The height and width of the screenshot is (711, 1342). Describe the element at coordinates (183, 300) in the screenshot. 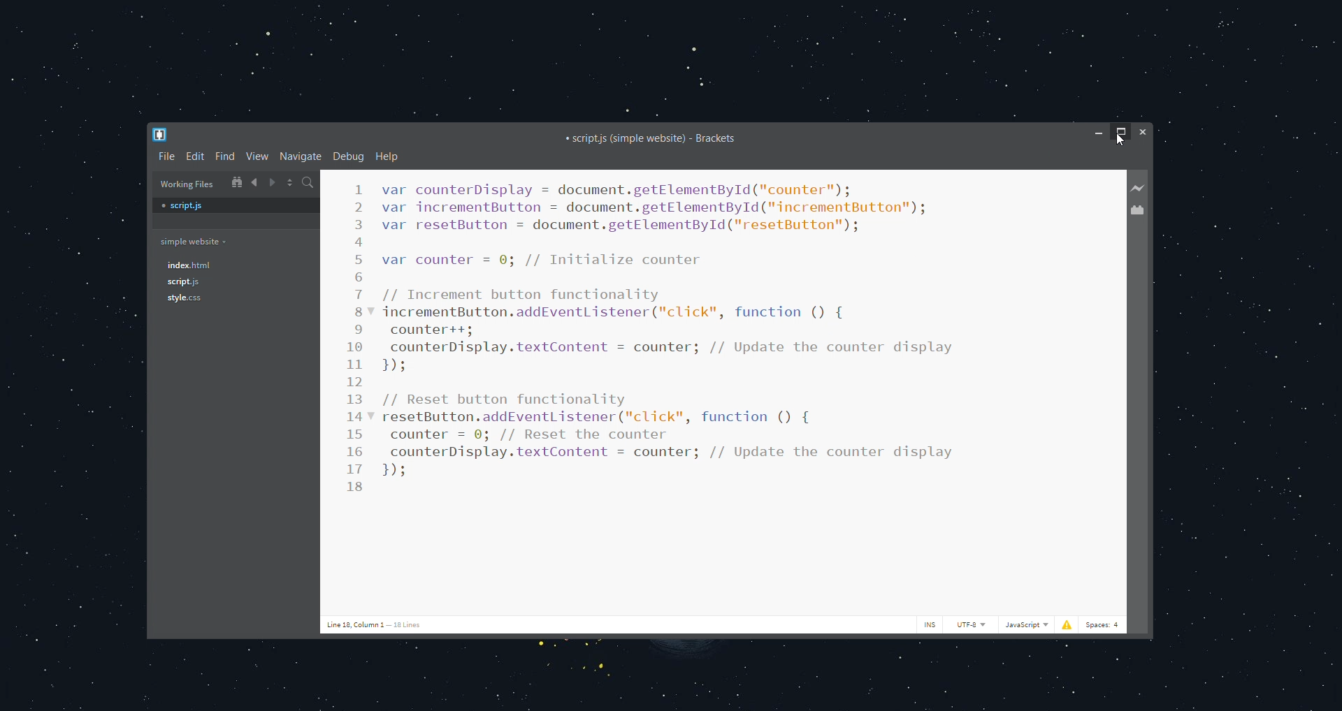

I see `style.css` at that location.